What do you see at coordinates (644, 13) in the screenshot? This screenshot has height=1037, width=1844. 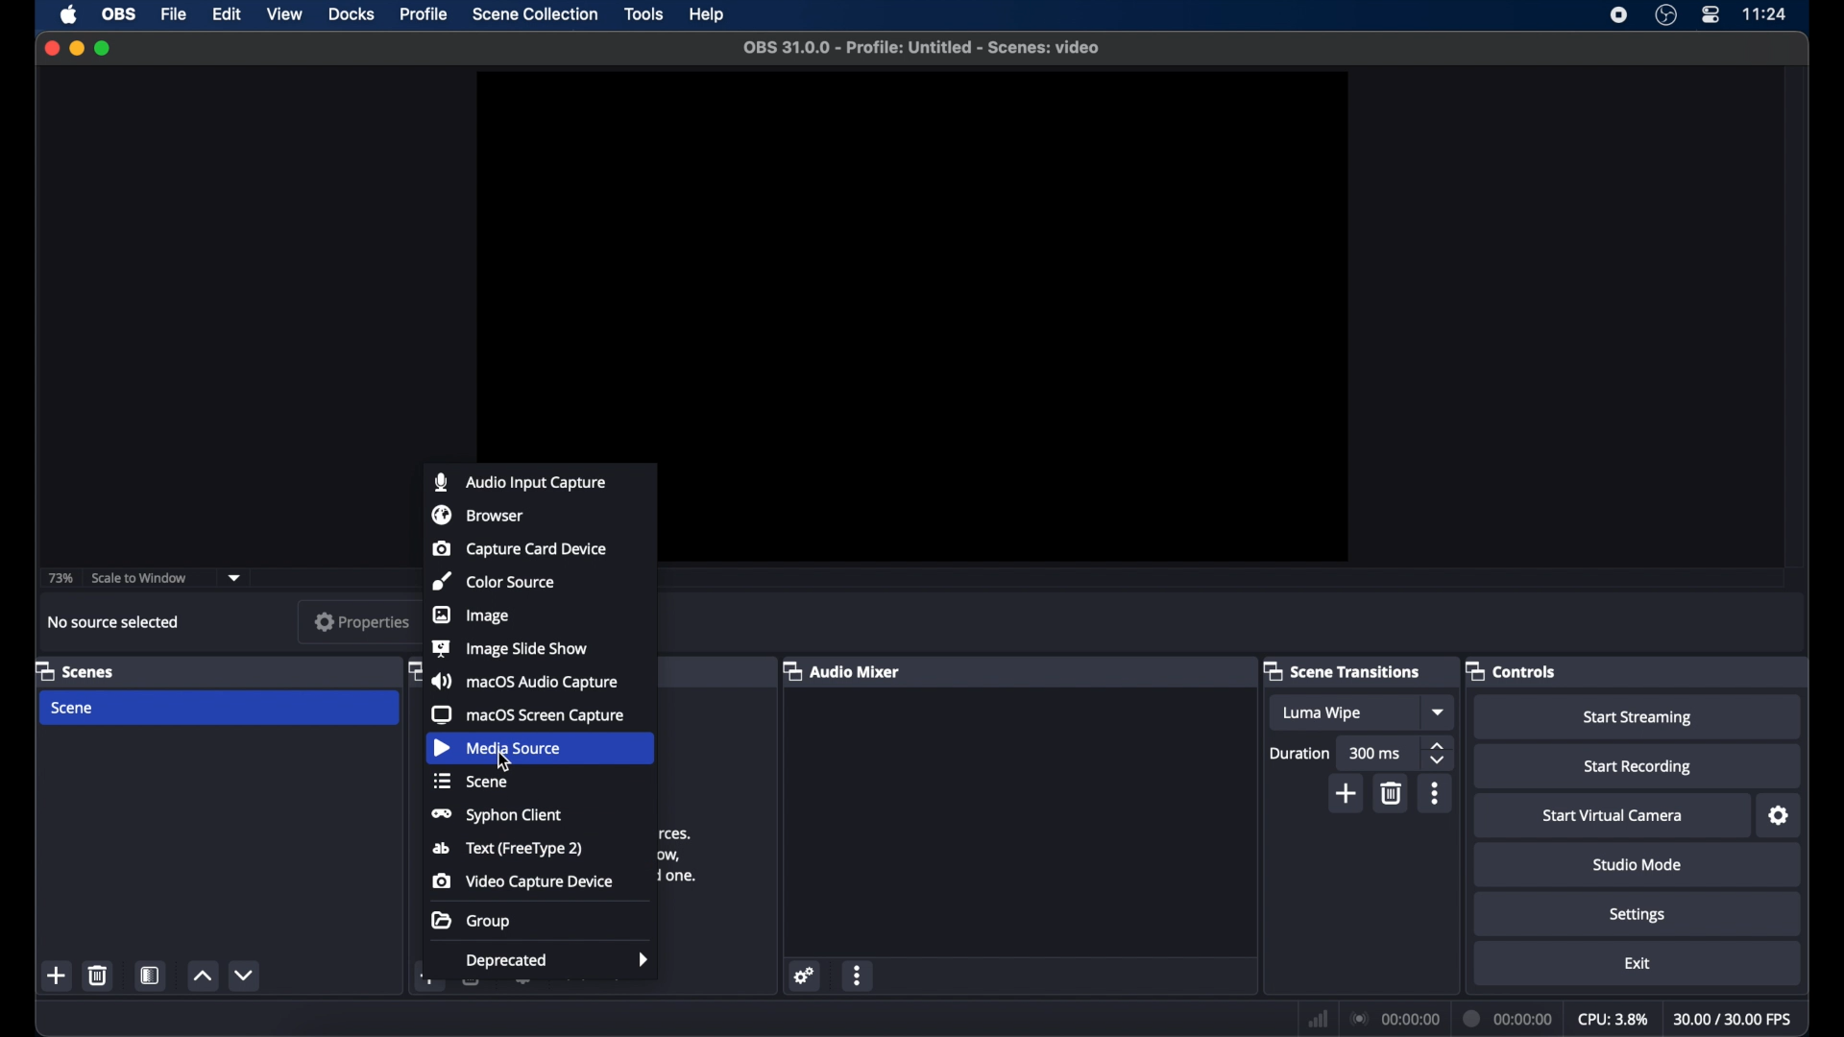 I see `tools` at bounding box center [644, 13].